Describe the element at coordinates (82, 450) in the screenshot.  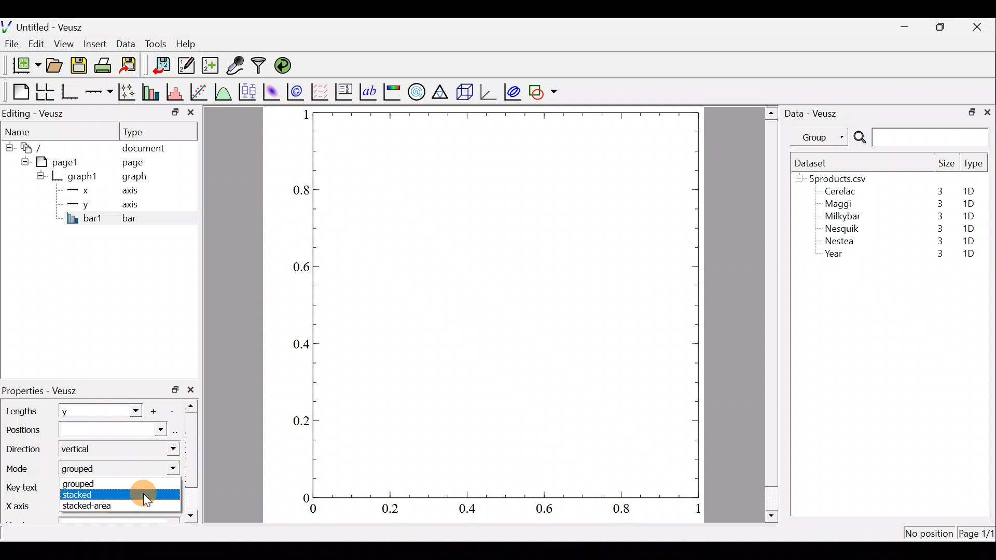
I see `Vertical` at that location.